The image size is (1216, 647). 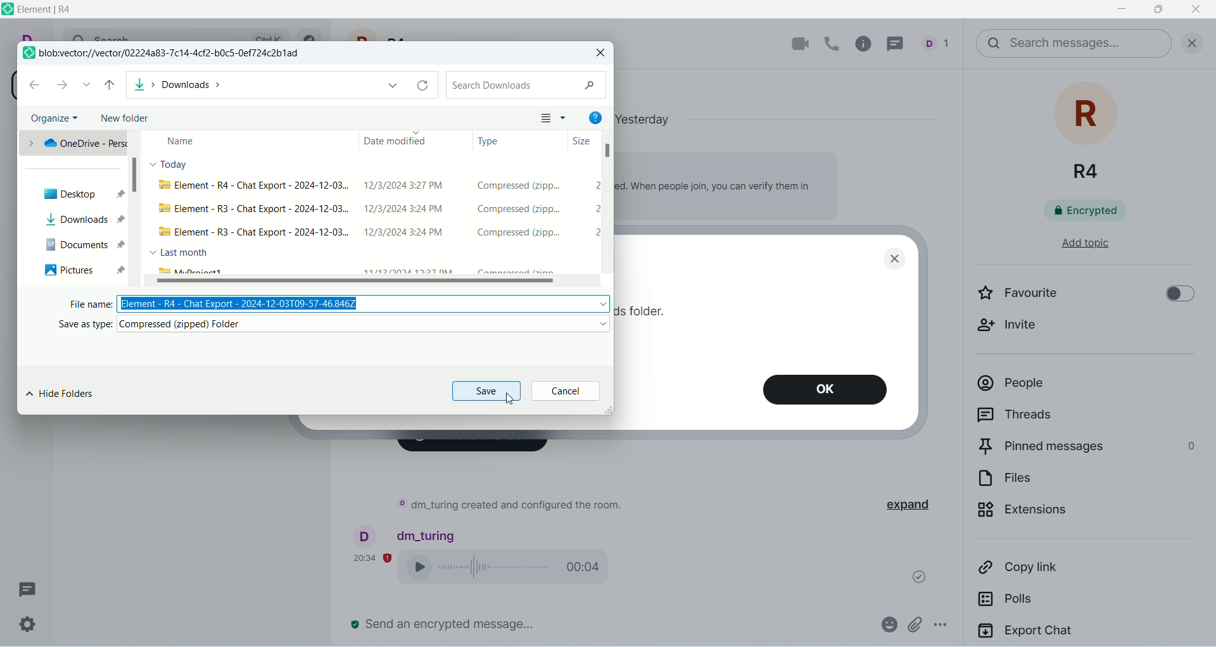 I want to click on search documents, so click(x=530, y=84).